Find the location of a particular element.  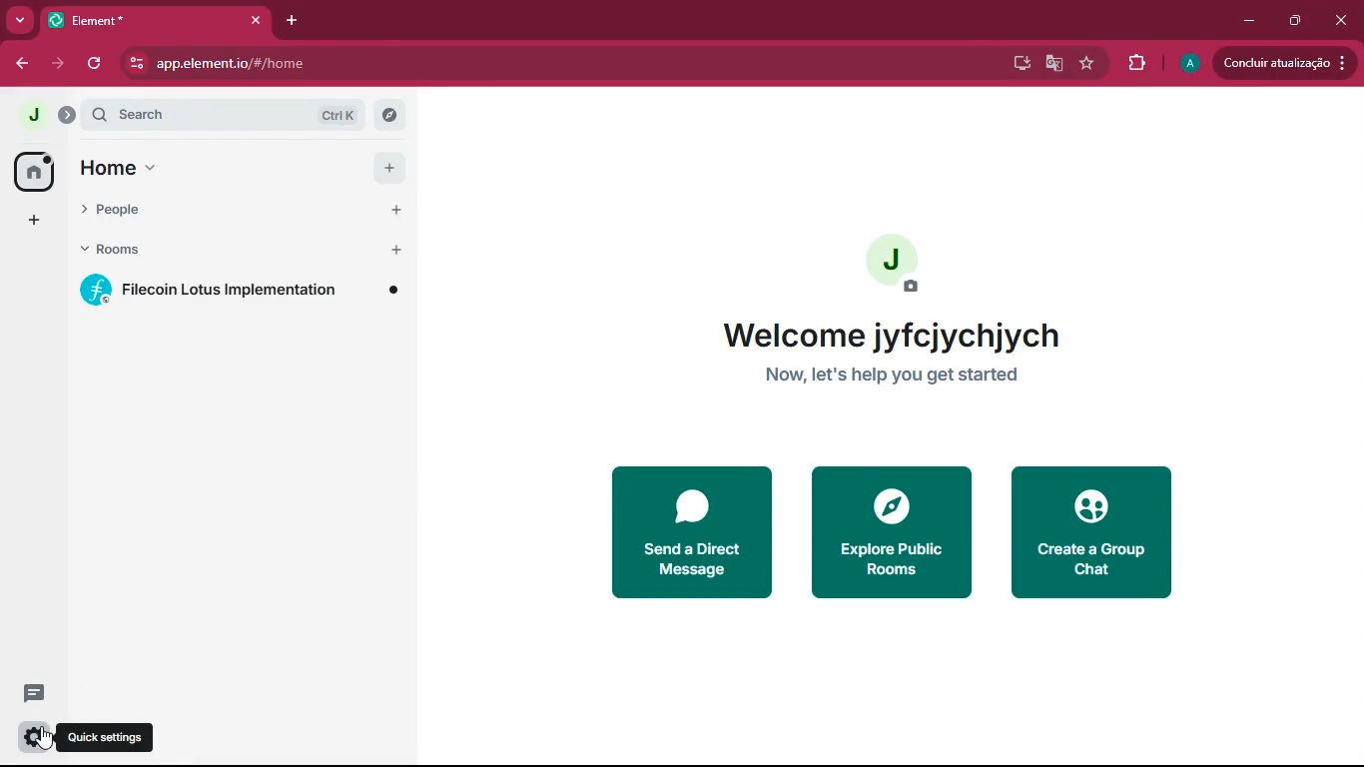

room is located at coordinates (247, 290).